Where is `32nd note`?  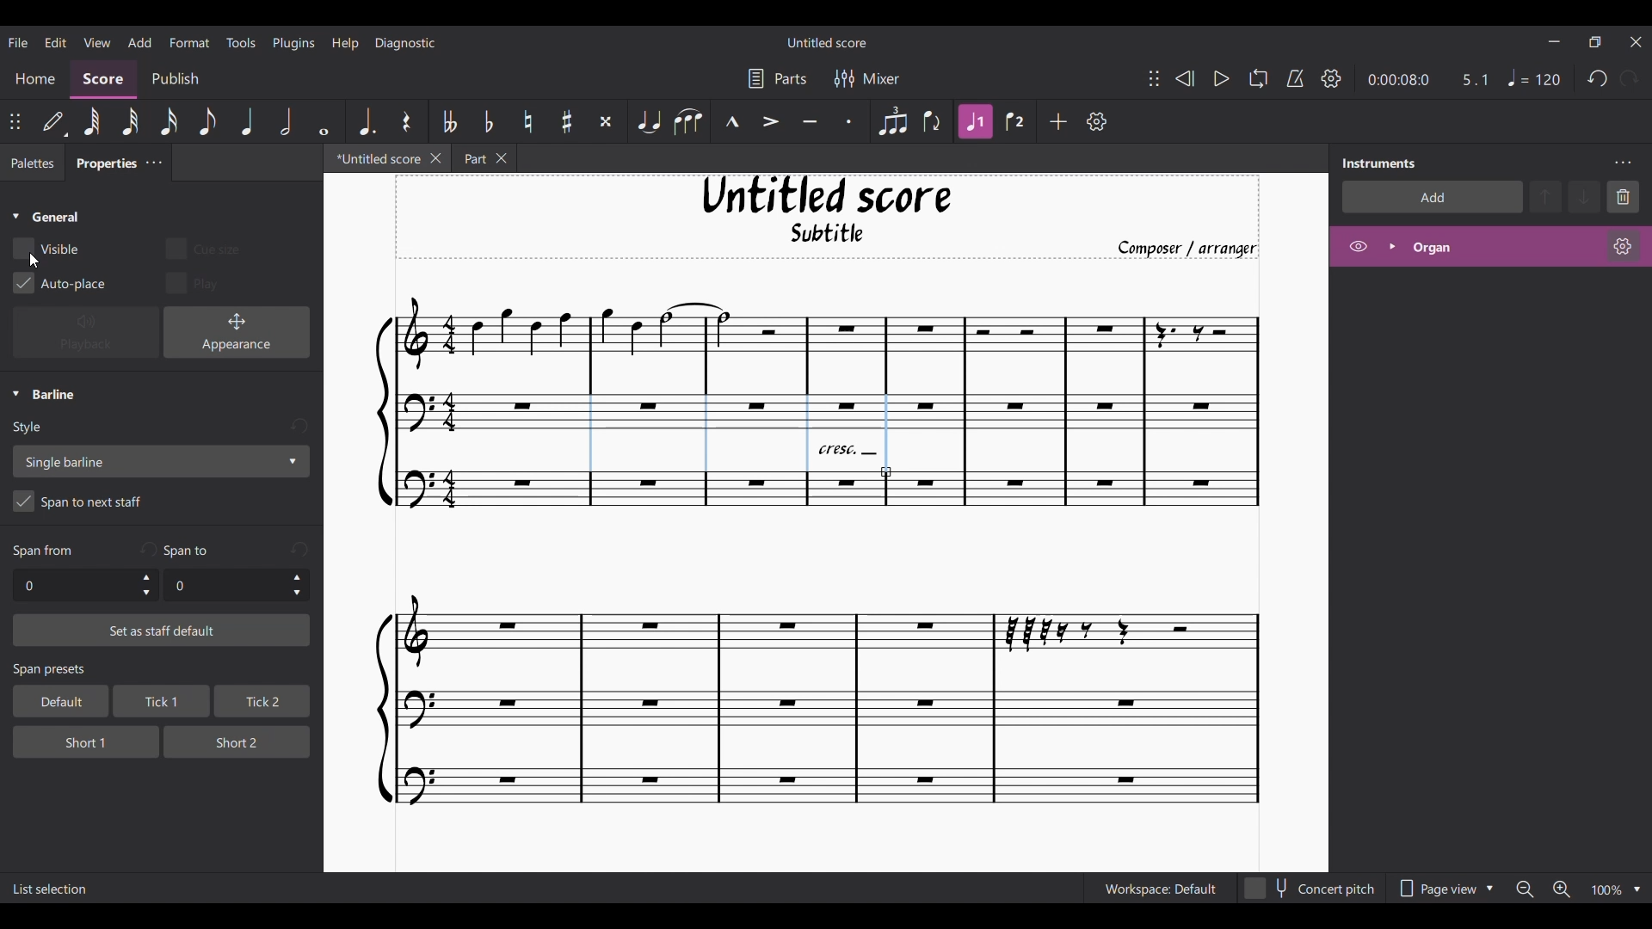 32nd note is located at coordinates (132, 123).